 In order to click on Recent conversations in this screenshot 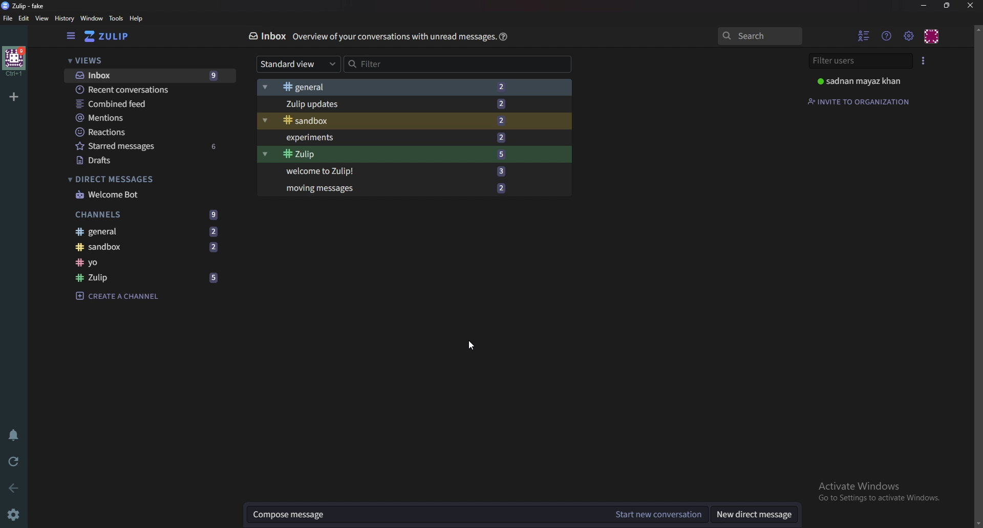, I will do `click(147, 90)`.